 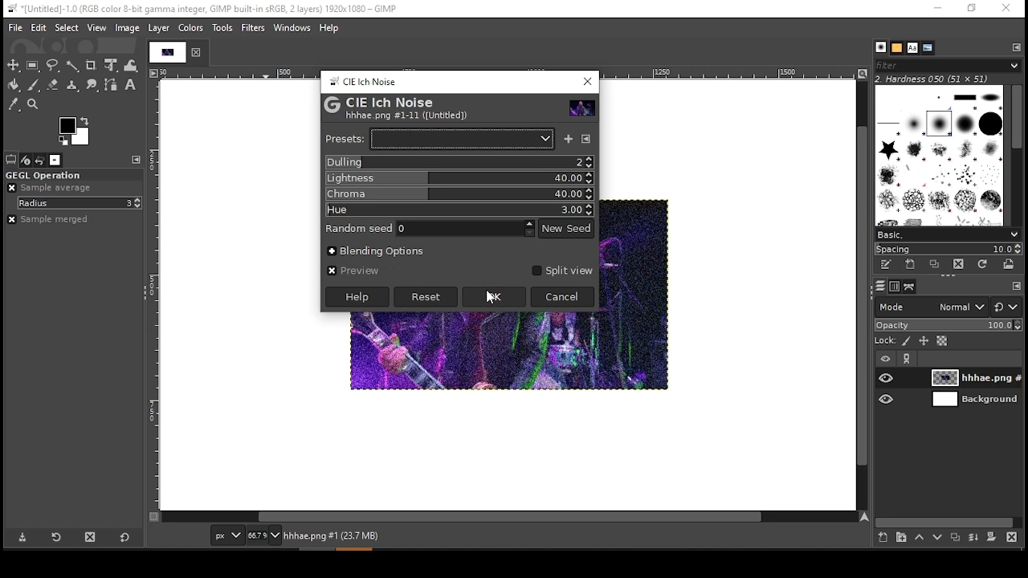 What do you see at coordinates (863, 296) in the screenshot?
I see `vertical scroll bar` at bounding box center [863, 296].